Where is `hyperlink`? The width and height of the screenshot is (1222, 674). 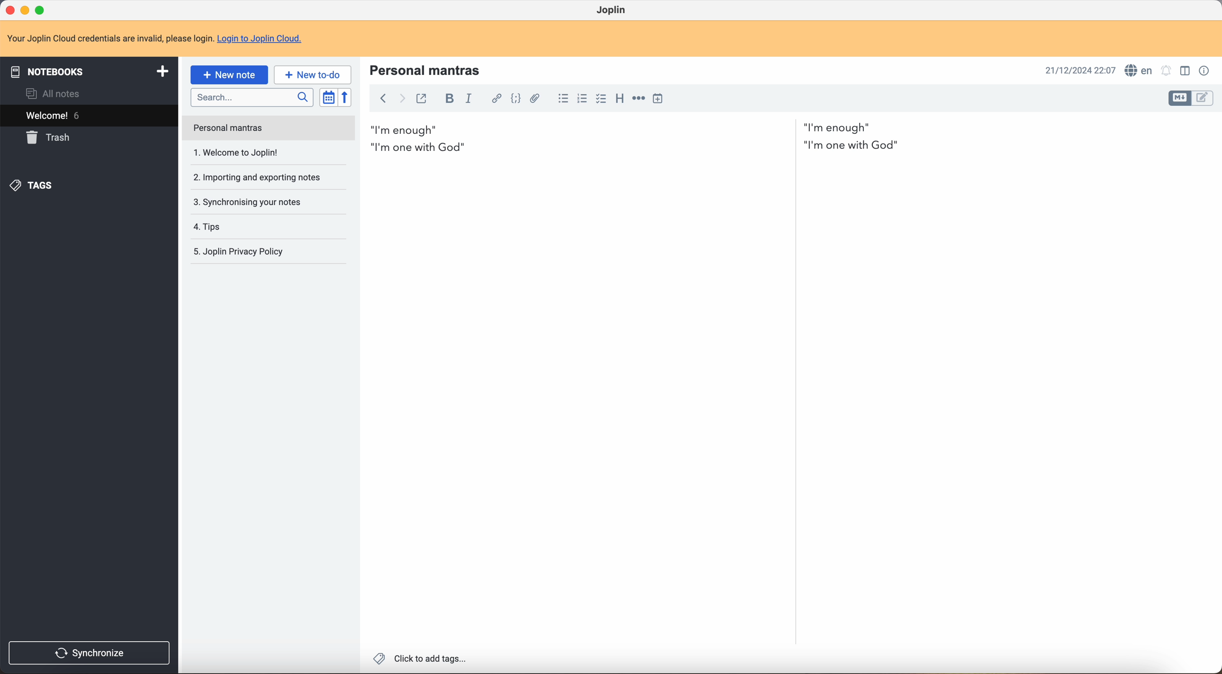
hyperlink is located at coordinates (496, 99).